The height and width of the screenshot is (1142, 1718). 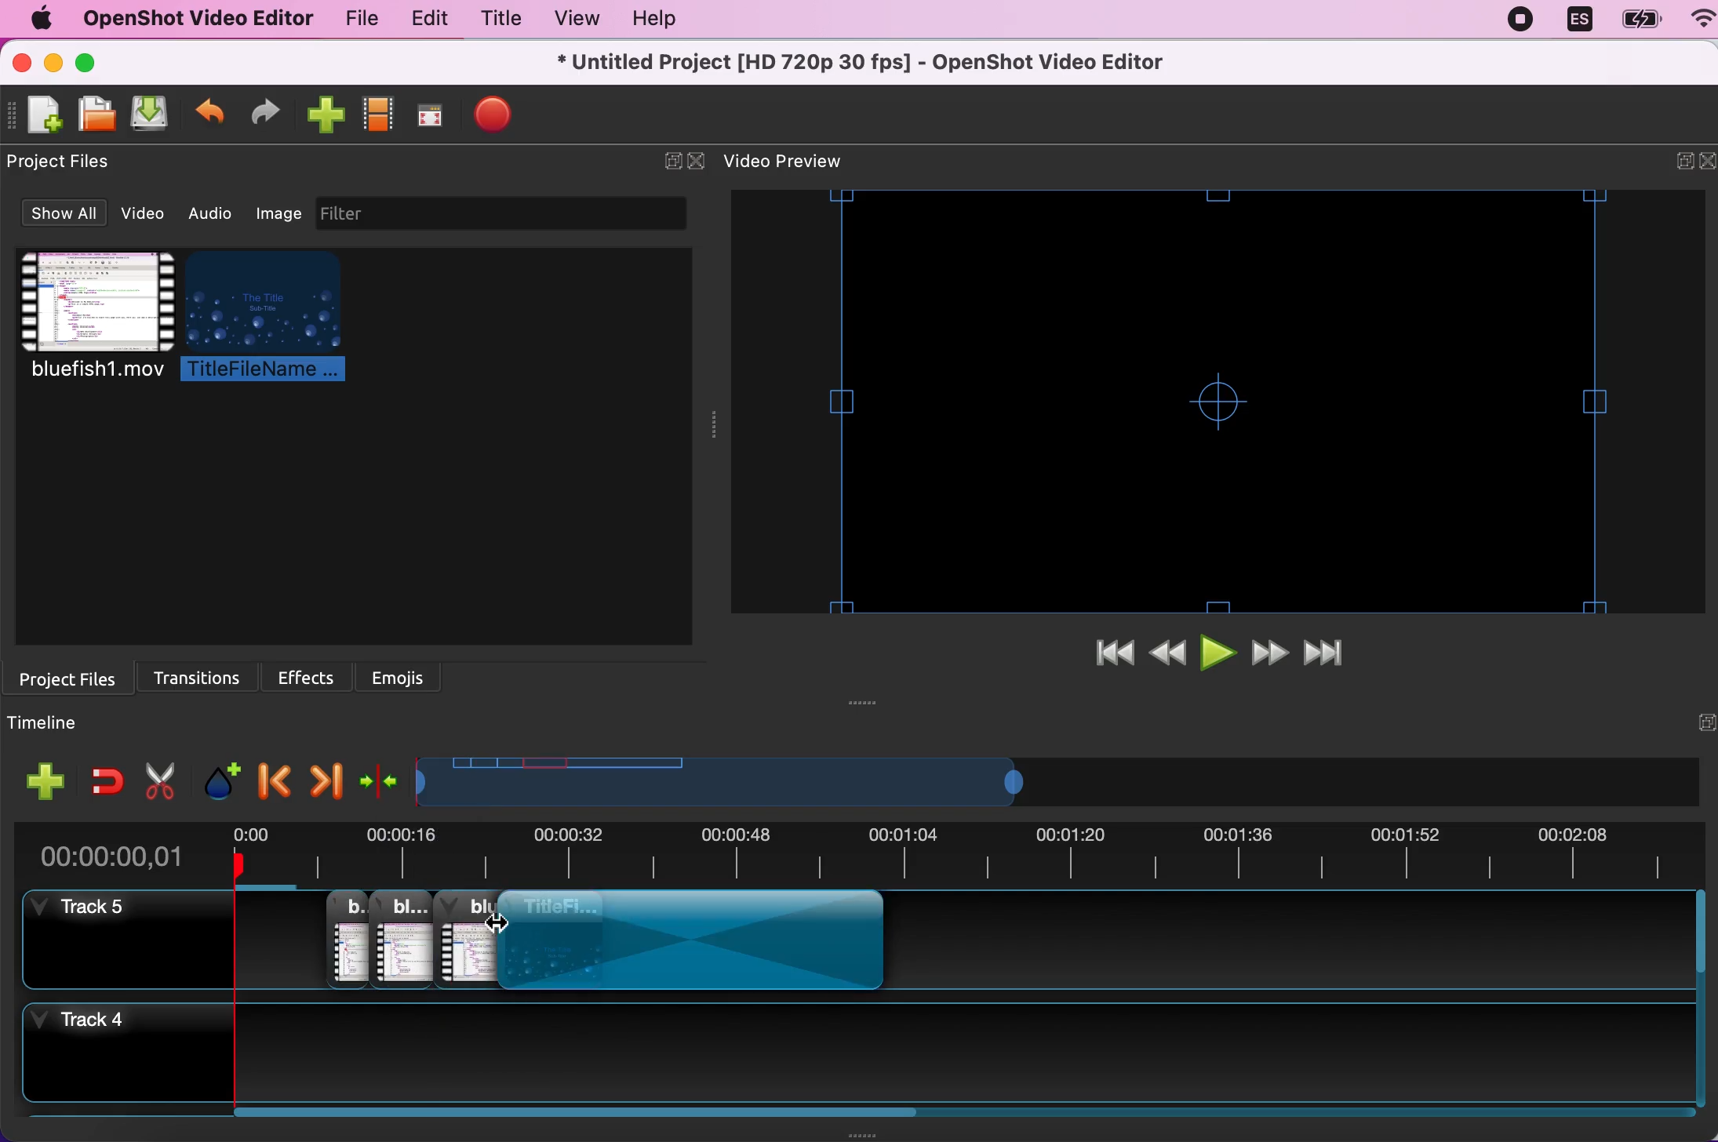 What do you see at coordinates (69, 162) in the screenshot?
I see `project files` at bounding box center [69, 162].